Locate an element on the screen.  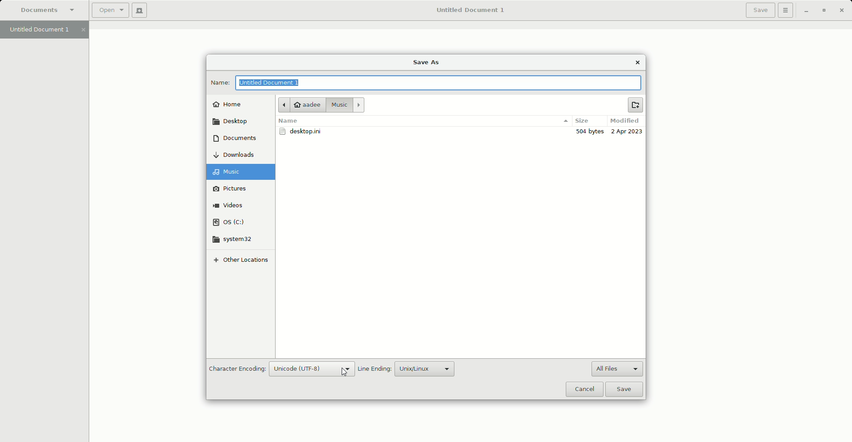
Character Encoding is located at coordinates (237, 369).